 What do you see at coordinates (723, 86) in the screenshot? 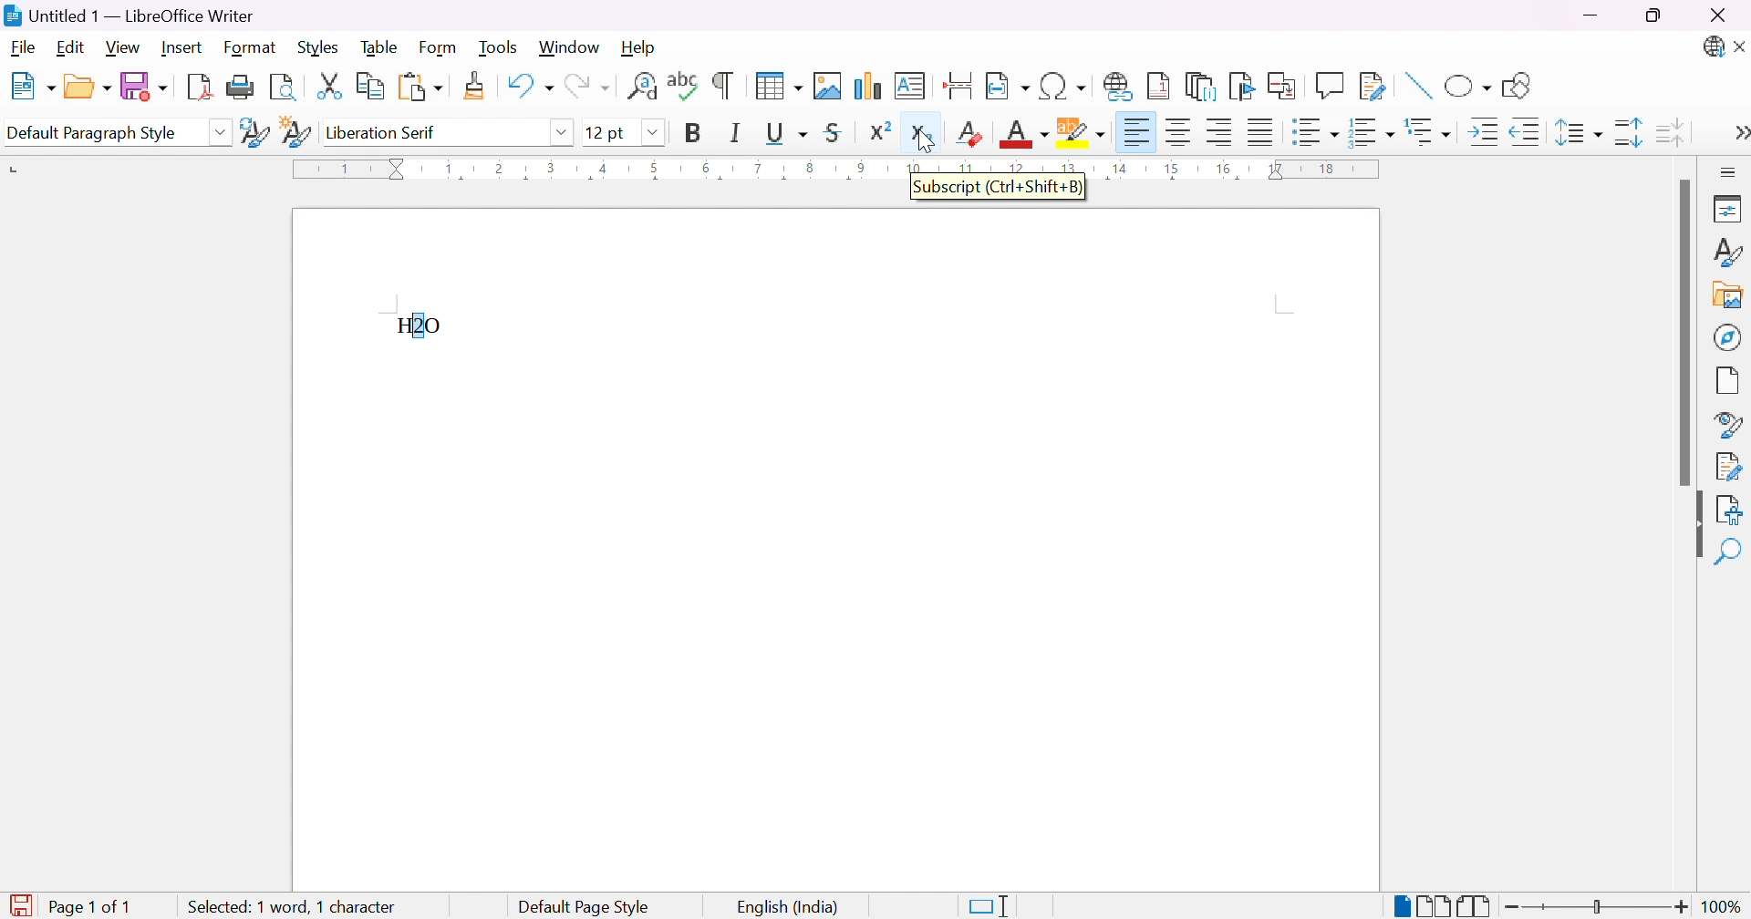
I see `` at bounding box center [723, 86].